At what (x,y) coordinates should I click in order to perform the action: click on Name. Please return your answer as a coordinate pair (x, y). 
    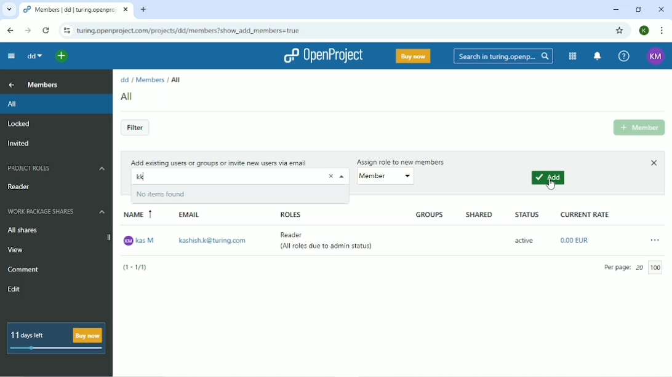
    Looking at the image, I should click on (137, 215).